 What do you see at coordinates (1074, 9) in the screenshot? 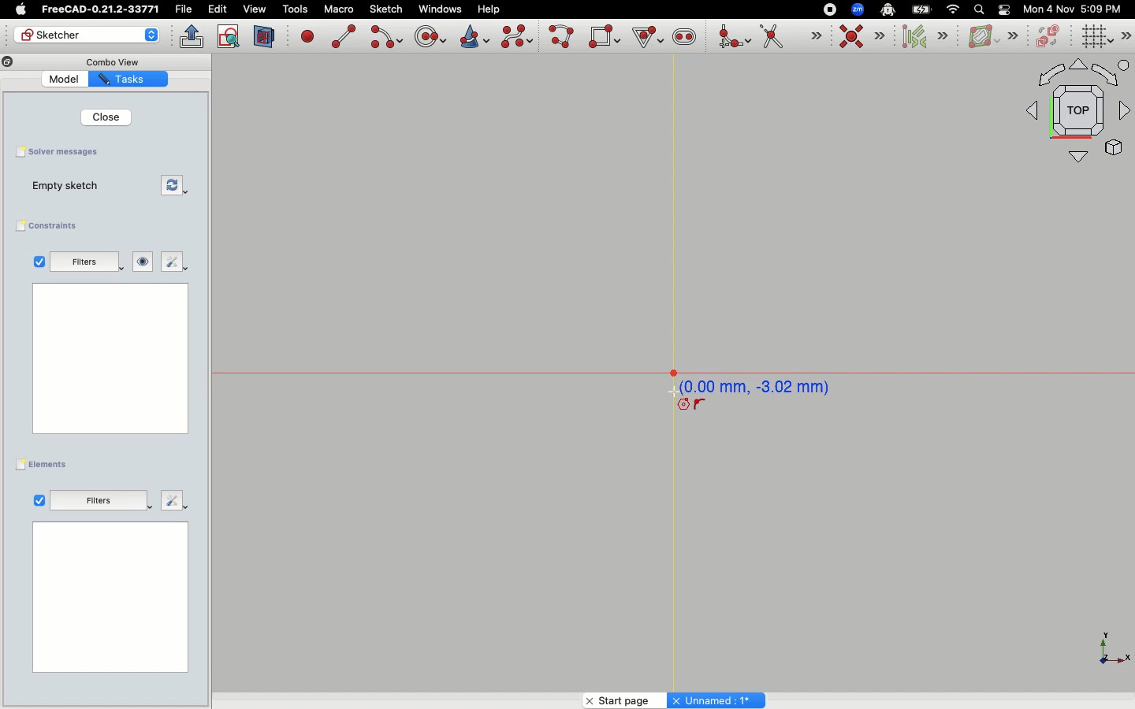
I see `Mon 4 Nov 5:09 PM` at bounding box center [1074, 9].